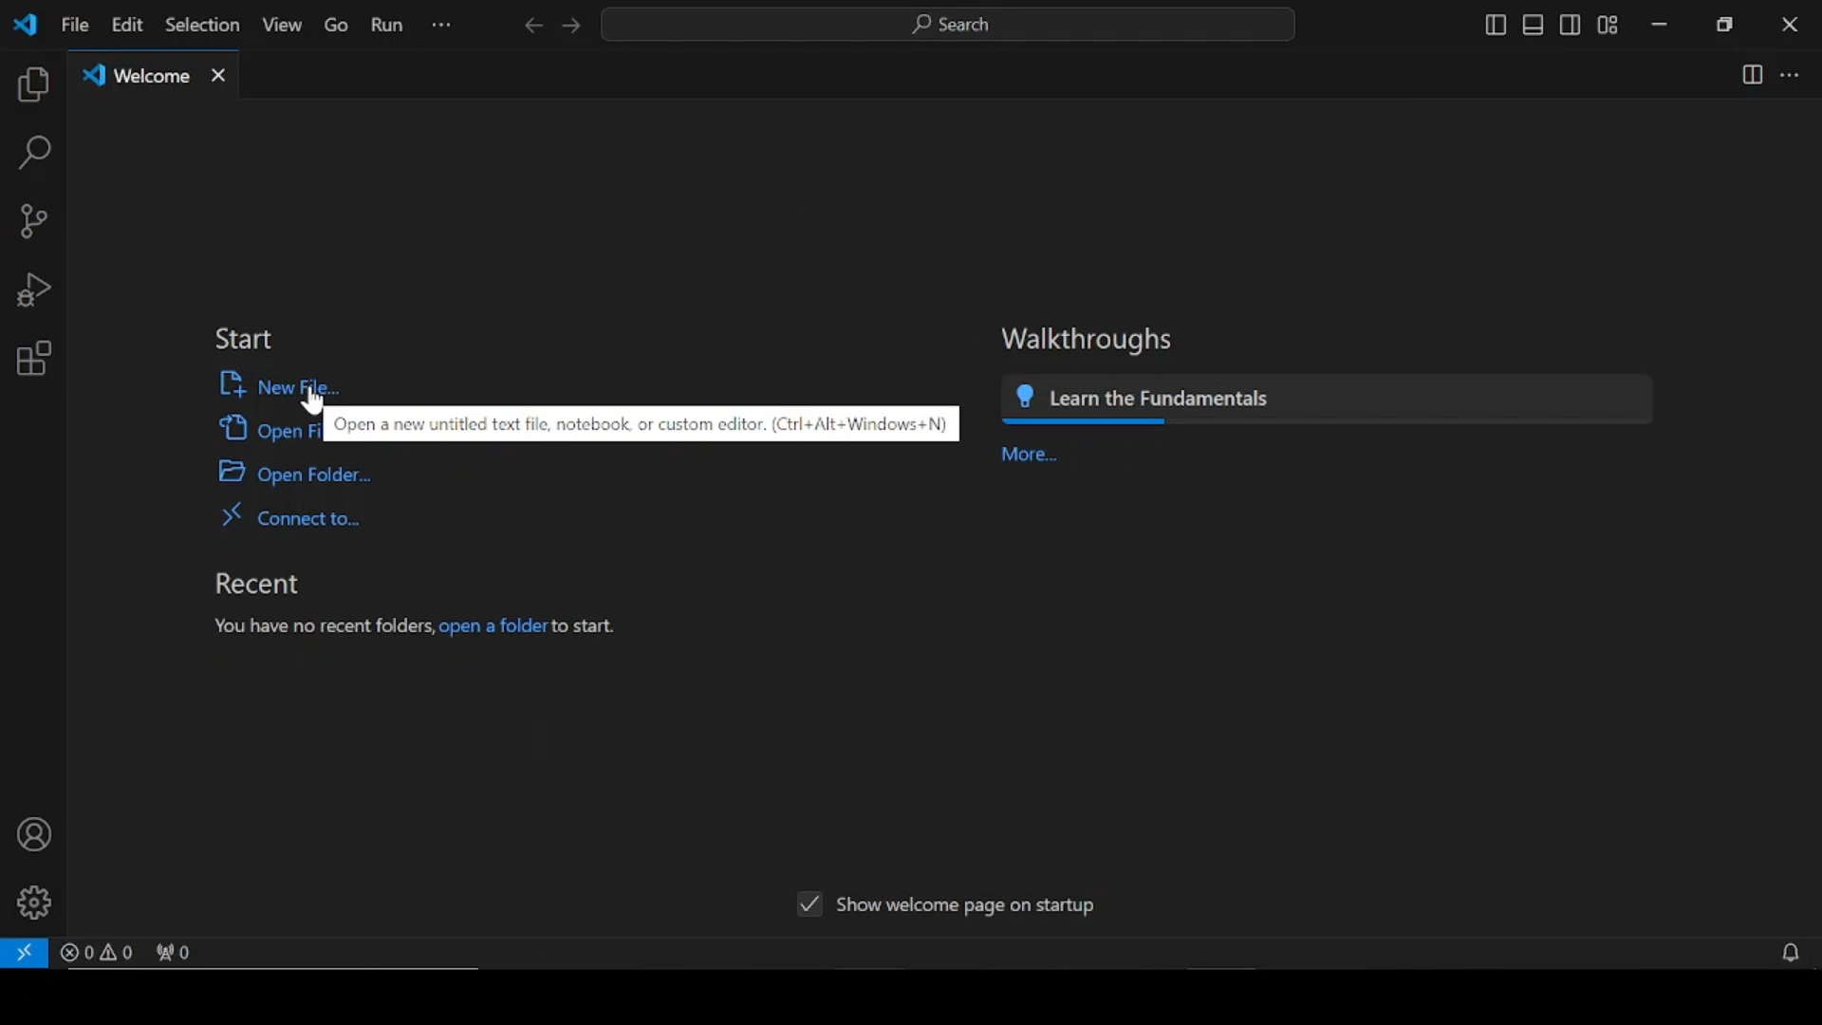 This screenshot has height=1025, width=1822. Describe the element at coordinates (155, 75) in the screenshot. I see `welcome tab` at that location.